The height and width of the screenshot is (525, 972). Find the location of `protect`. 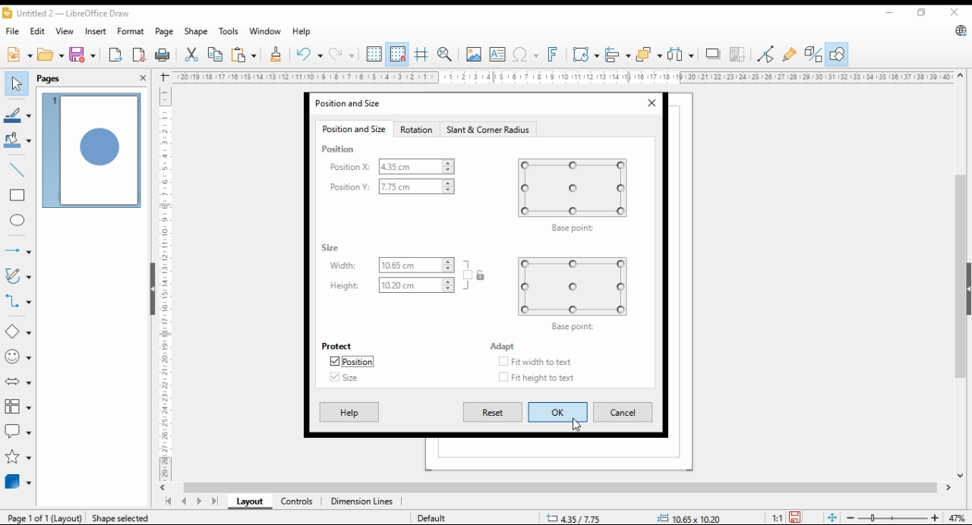

protect is located at coordinates (336, 347).